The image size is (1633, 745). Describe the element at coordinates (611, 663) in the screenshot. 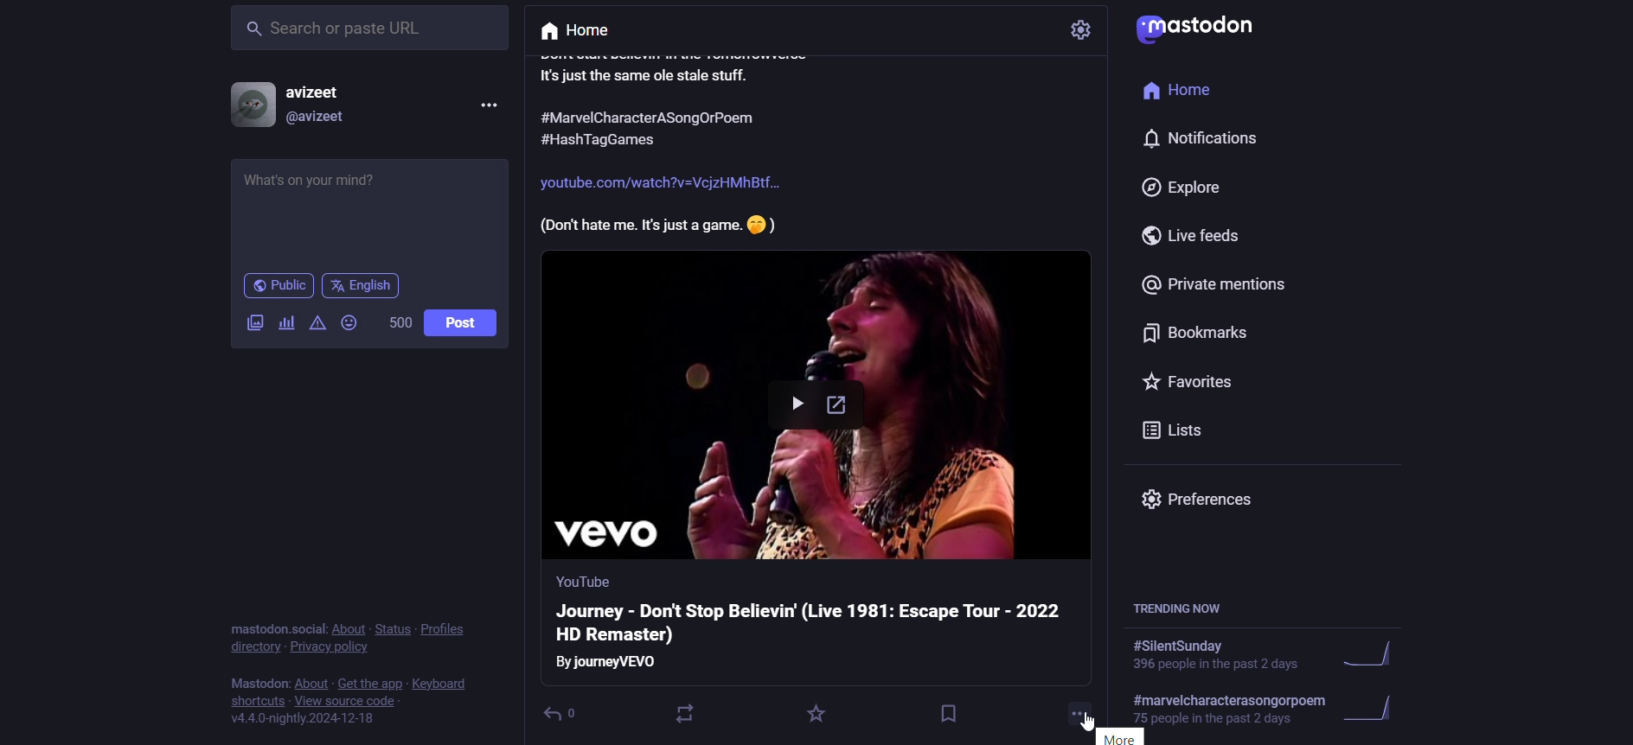

I see `` at that location.